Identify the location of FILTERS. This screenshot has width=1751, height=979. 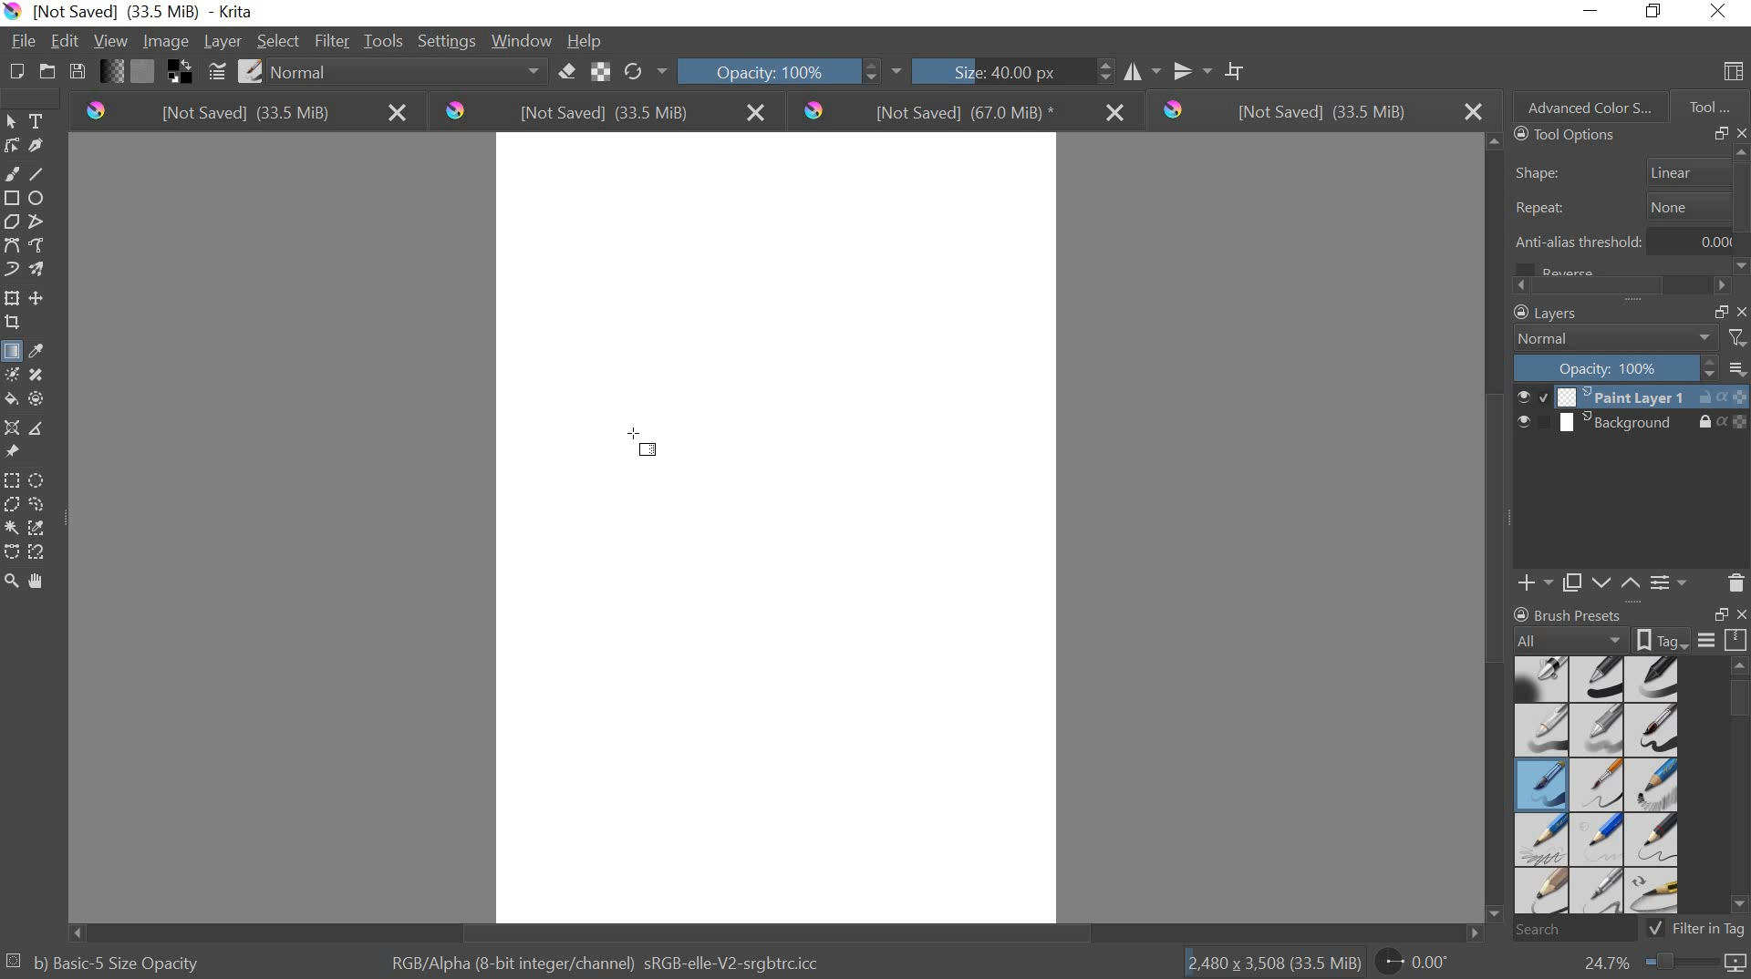
(1736, 337).